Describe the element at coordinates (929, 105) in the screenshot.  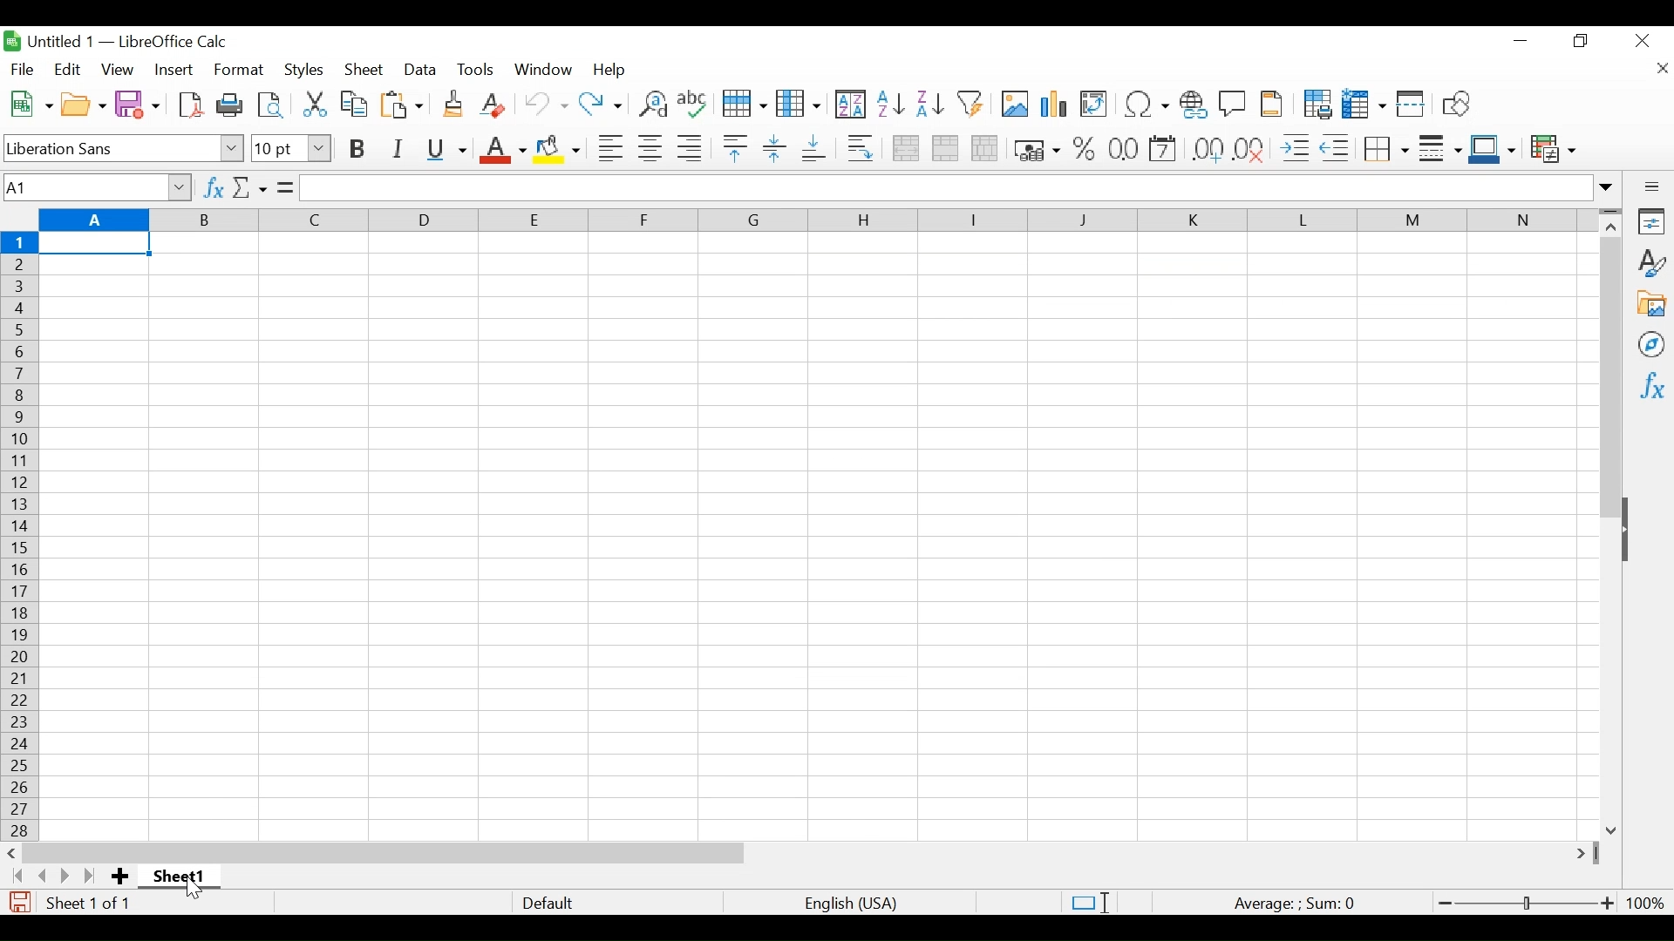
I see `Sort Descending` at that location.